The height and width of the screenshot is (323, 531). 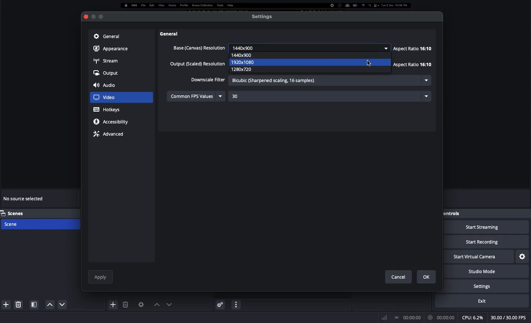 What do you see at coordinates (487, 228) in the screenshot?
I see `Start streaming` at bounding box center [487, 228].